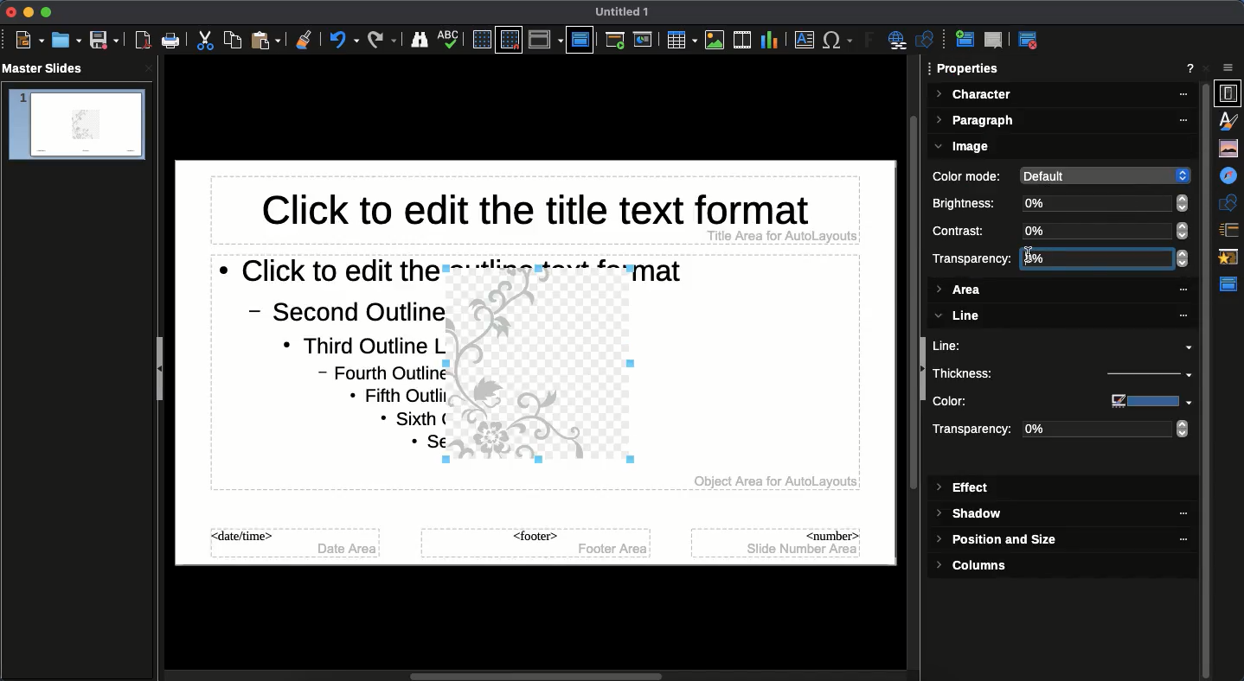 This screenshot has width=1244, height=681. What do you see at coordinates (65, 40) in the screenshot?
I see `Open` at bounding box center [65, 40].